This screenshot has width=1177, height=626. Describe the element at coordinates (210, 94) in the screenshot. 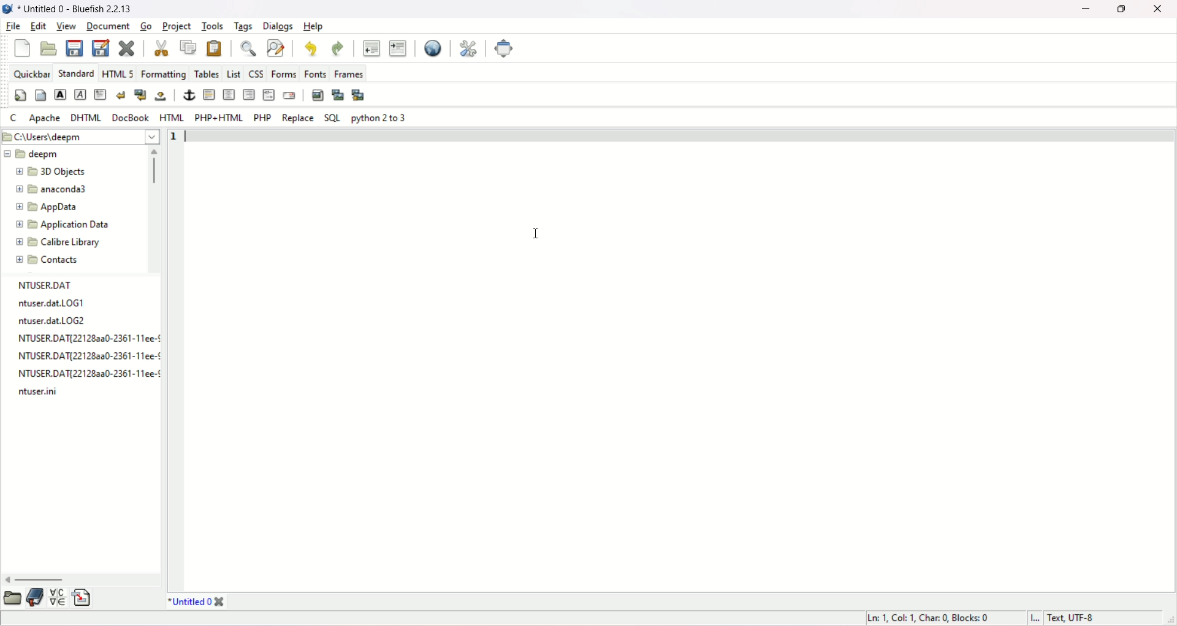

I see `horizontal rule` at that location.